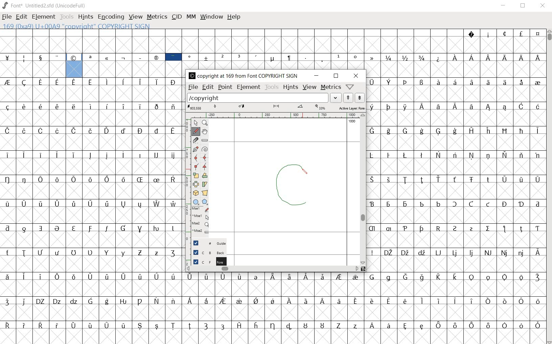  Describe the element at coordinates (205, 123) in the screenshot. I see `mAGNIFY` at that location.